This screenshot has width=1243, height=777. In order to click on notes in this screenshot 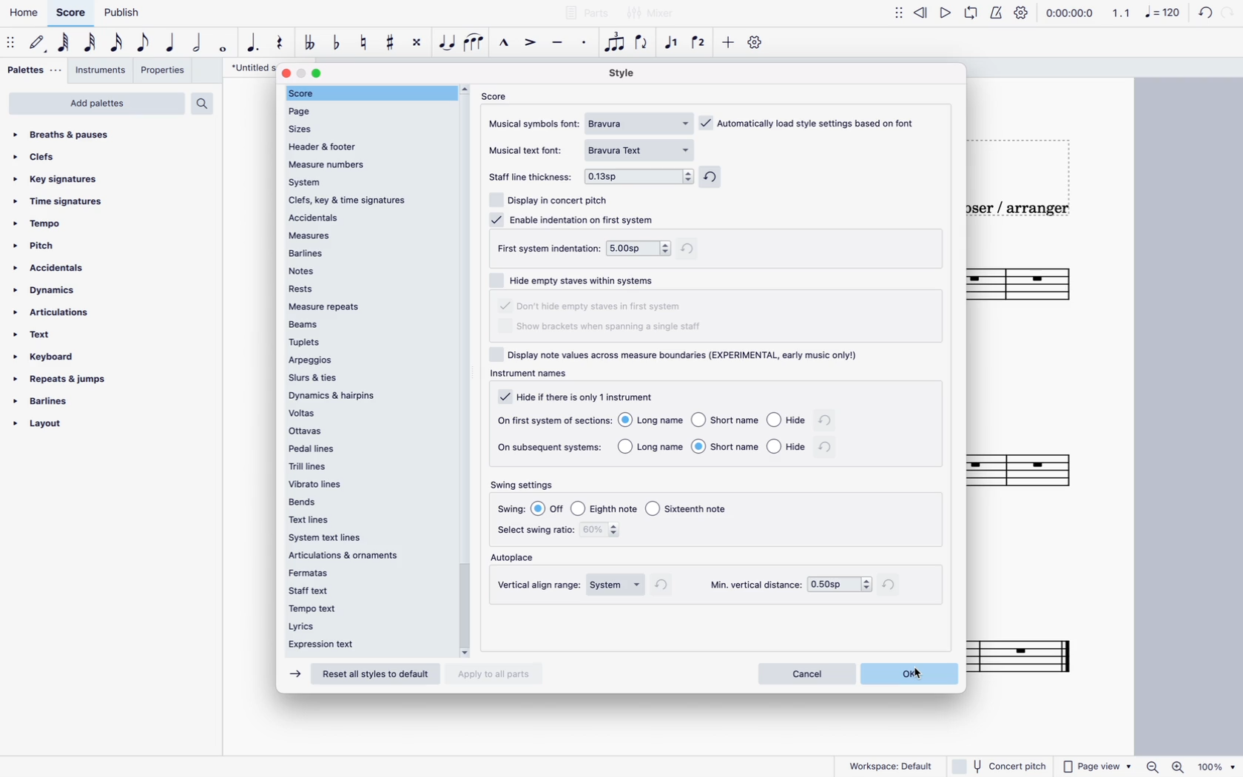, I will do `click(365, 270)`.